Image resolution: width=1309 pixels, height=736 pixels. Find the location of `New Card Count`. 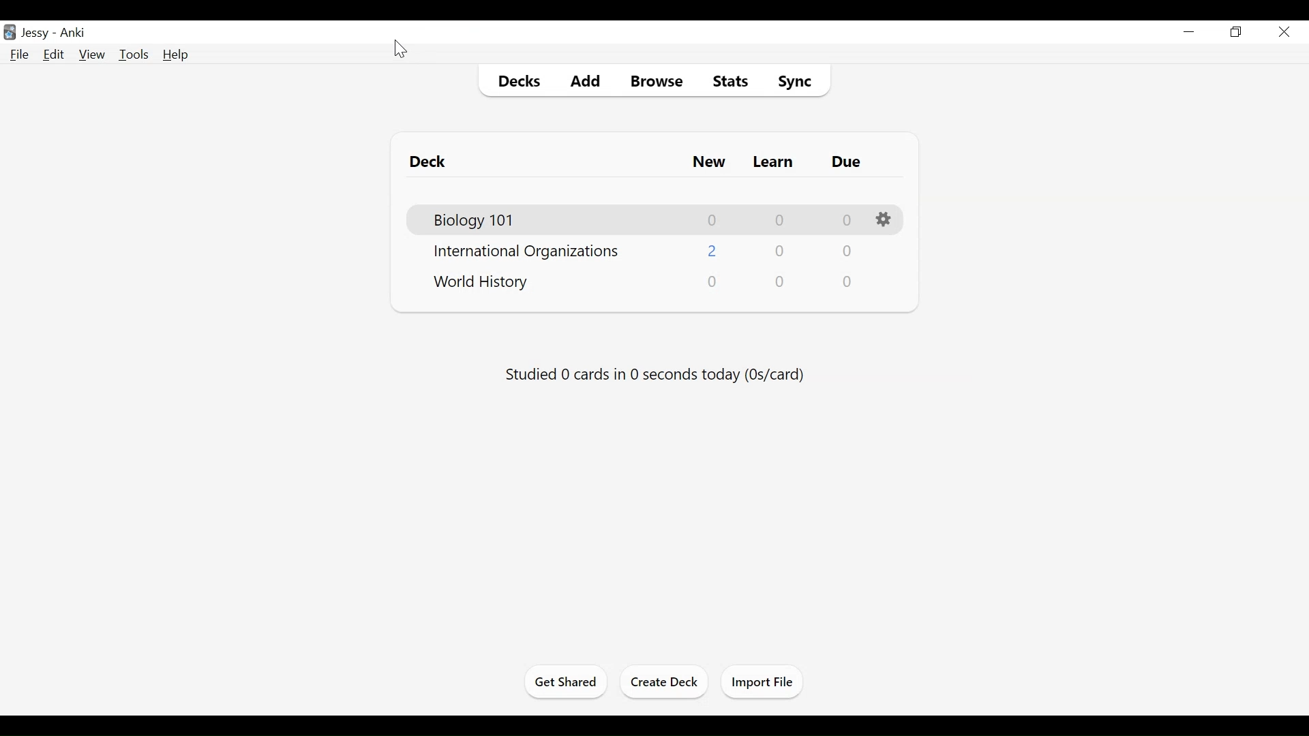

New Card Count is located at coordinates (710, 251).